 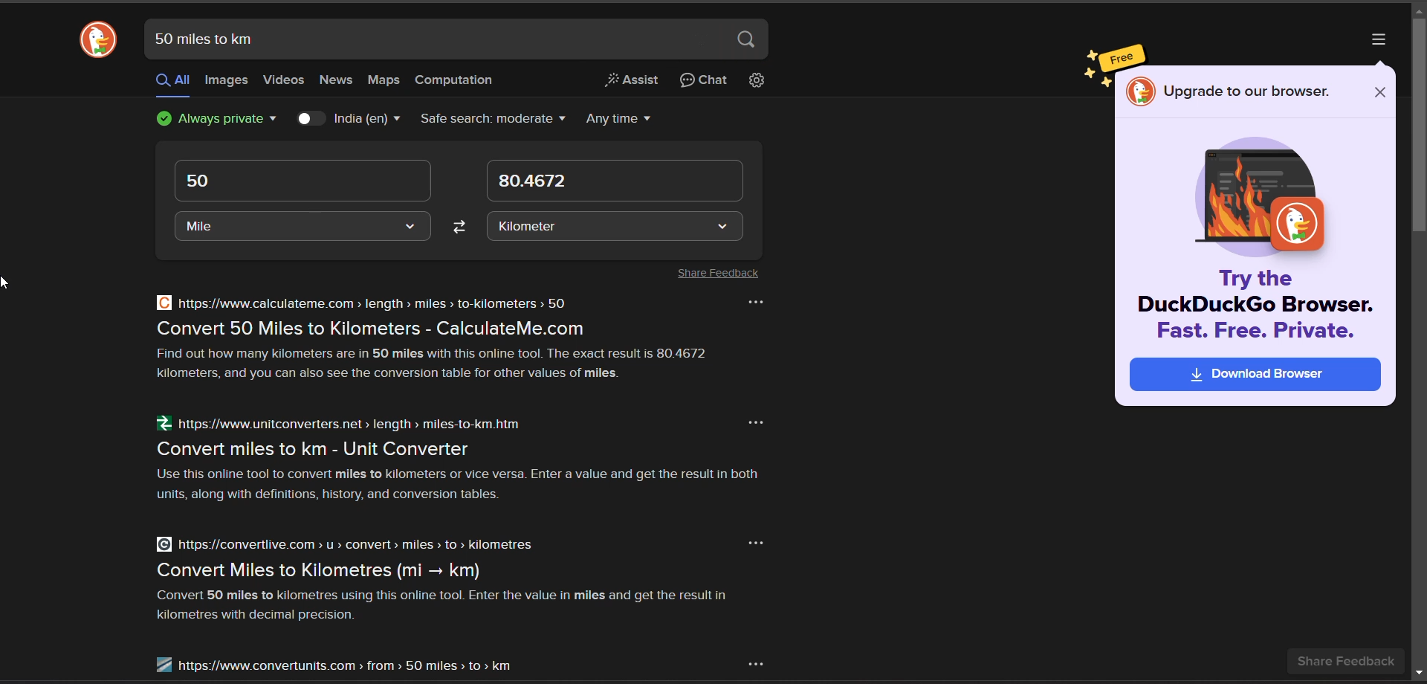 I want to click on maps, so click(x=387, y=80).